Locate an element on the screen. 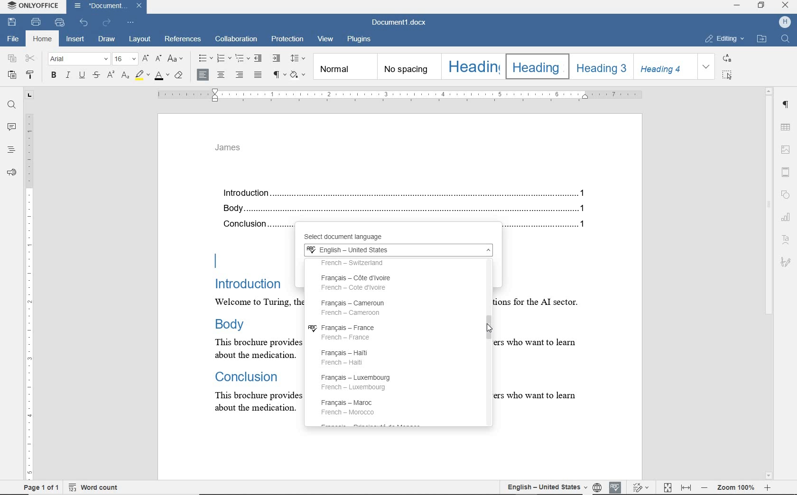 This screenshot has height=495, width=797. copy style is located at coordinates (32, 76).